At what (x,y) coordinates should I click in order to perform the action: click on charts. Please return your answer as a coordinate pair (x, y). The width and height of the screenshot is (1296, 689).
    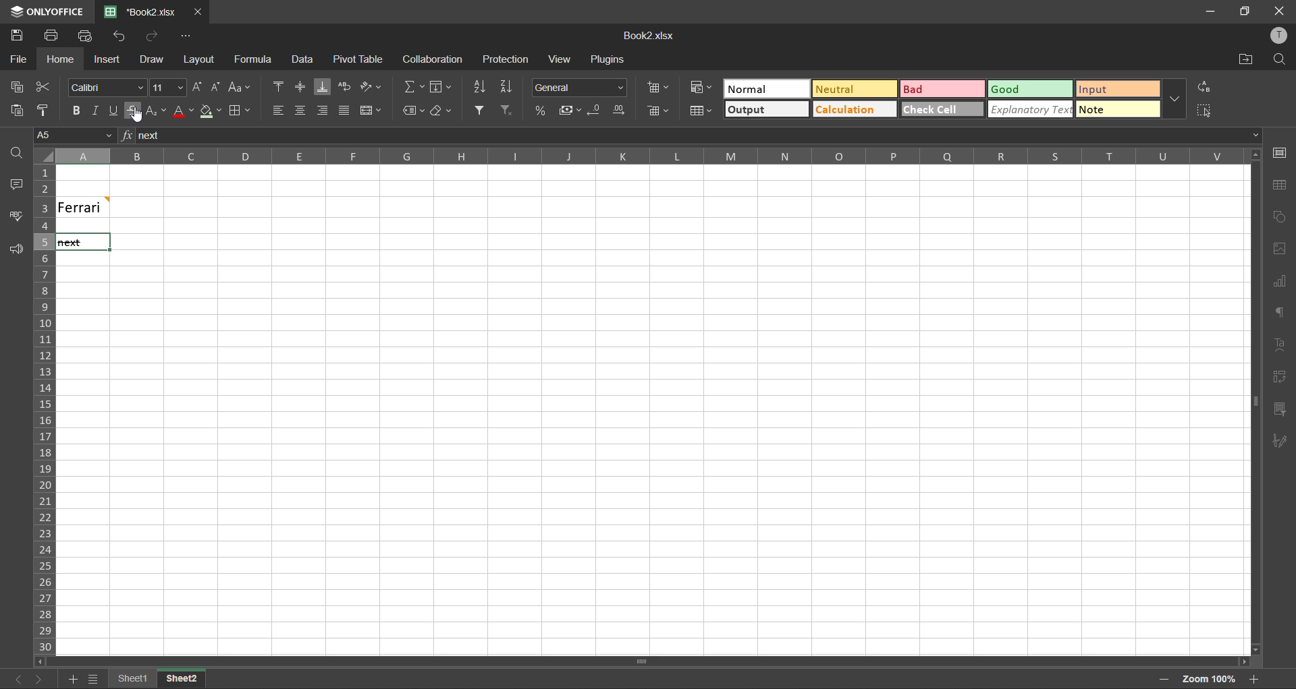
    Looking at the image, I should click on (1281, 282).